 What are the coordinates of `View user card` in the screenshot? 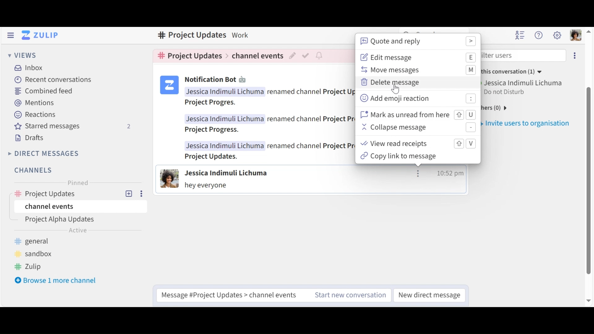 It's located at (227, 173).